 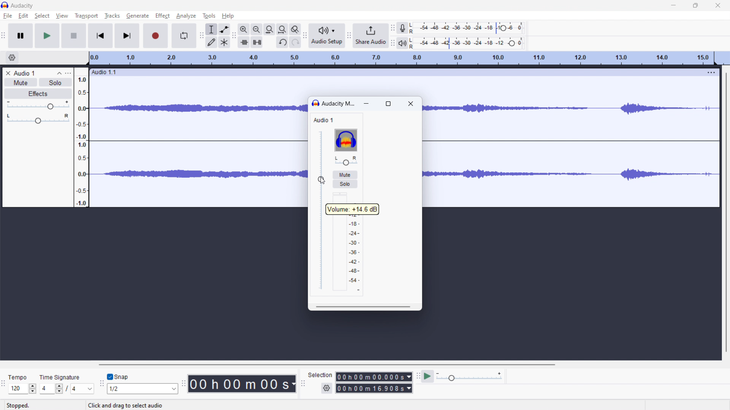 I want to click on tools, so click(x=209, y=16).